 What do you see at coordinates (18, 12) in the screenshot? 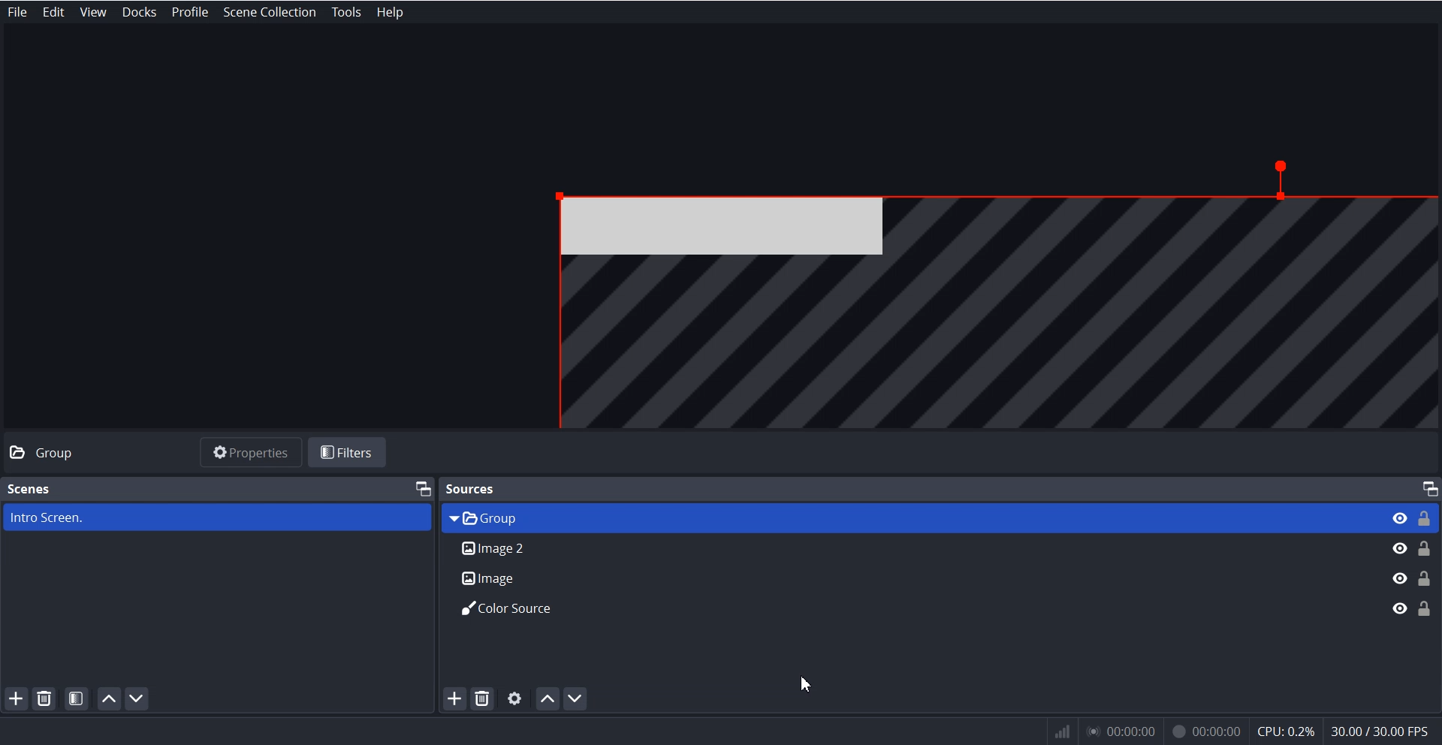
I see `File` at bounding box center [18, 12].